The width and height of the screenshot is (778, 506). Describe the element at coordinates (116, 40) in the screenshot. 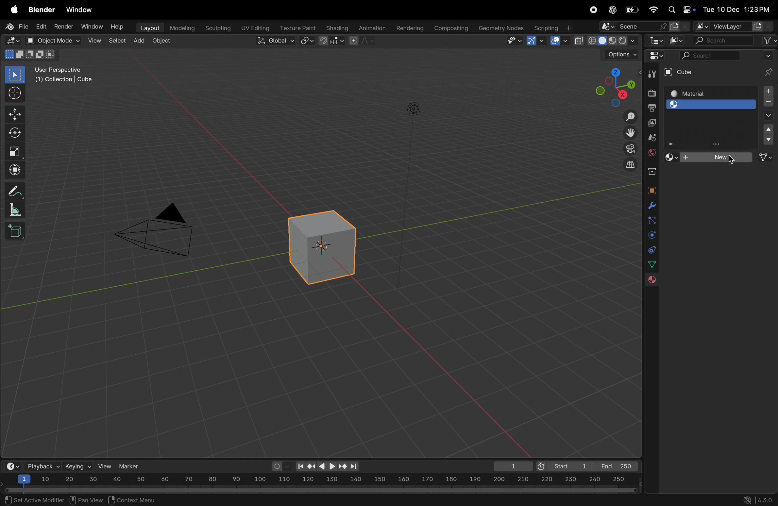

I see `select` at that location.